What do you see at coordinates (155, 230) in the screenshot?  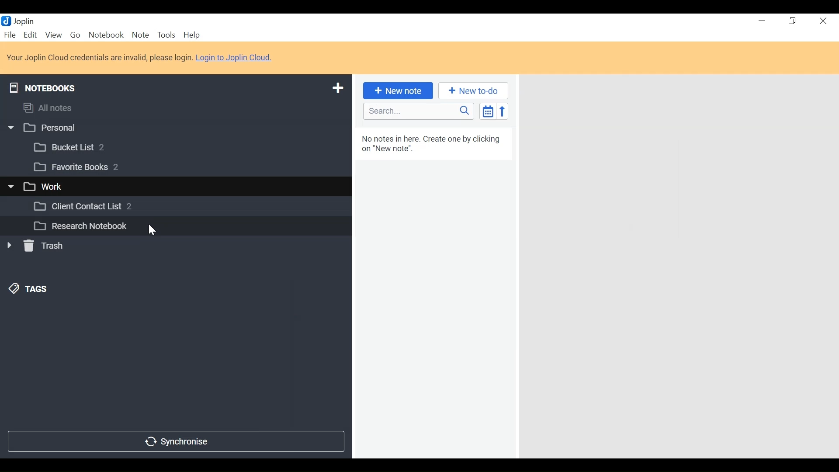 I see `cursor` at bounding box center [155, 230].